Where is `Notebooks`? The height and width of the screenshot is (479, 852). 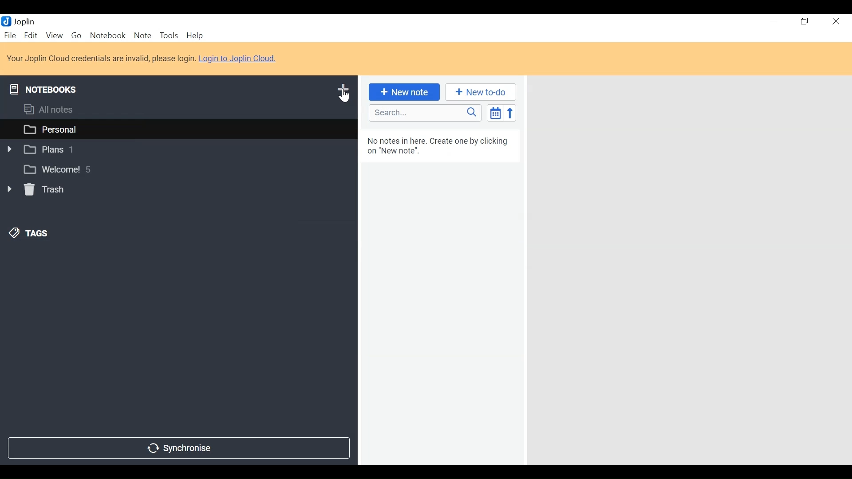
Notebooks is located at coordinates (46, 90).